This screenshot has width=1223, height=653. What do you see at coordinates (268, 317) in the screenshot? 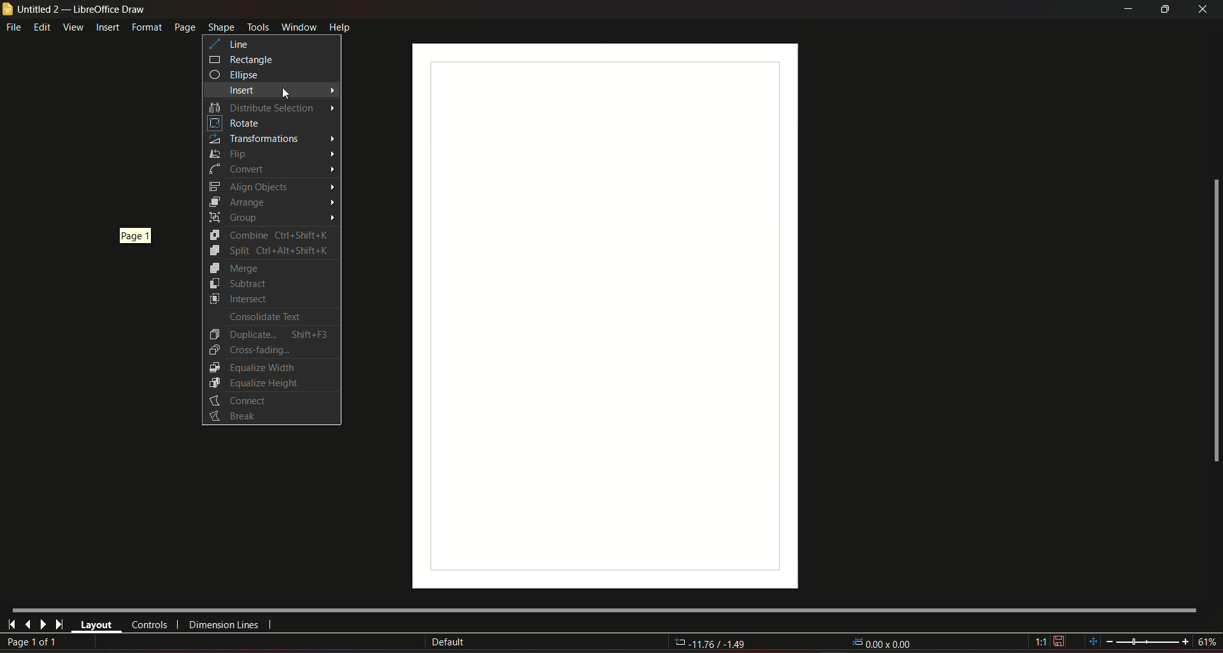
I see `Consolidate Text` at bounding box center [268, 317].